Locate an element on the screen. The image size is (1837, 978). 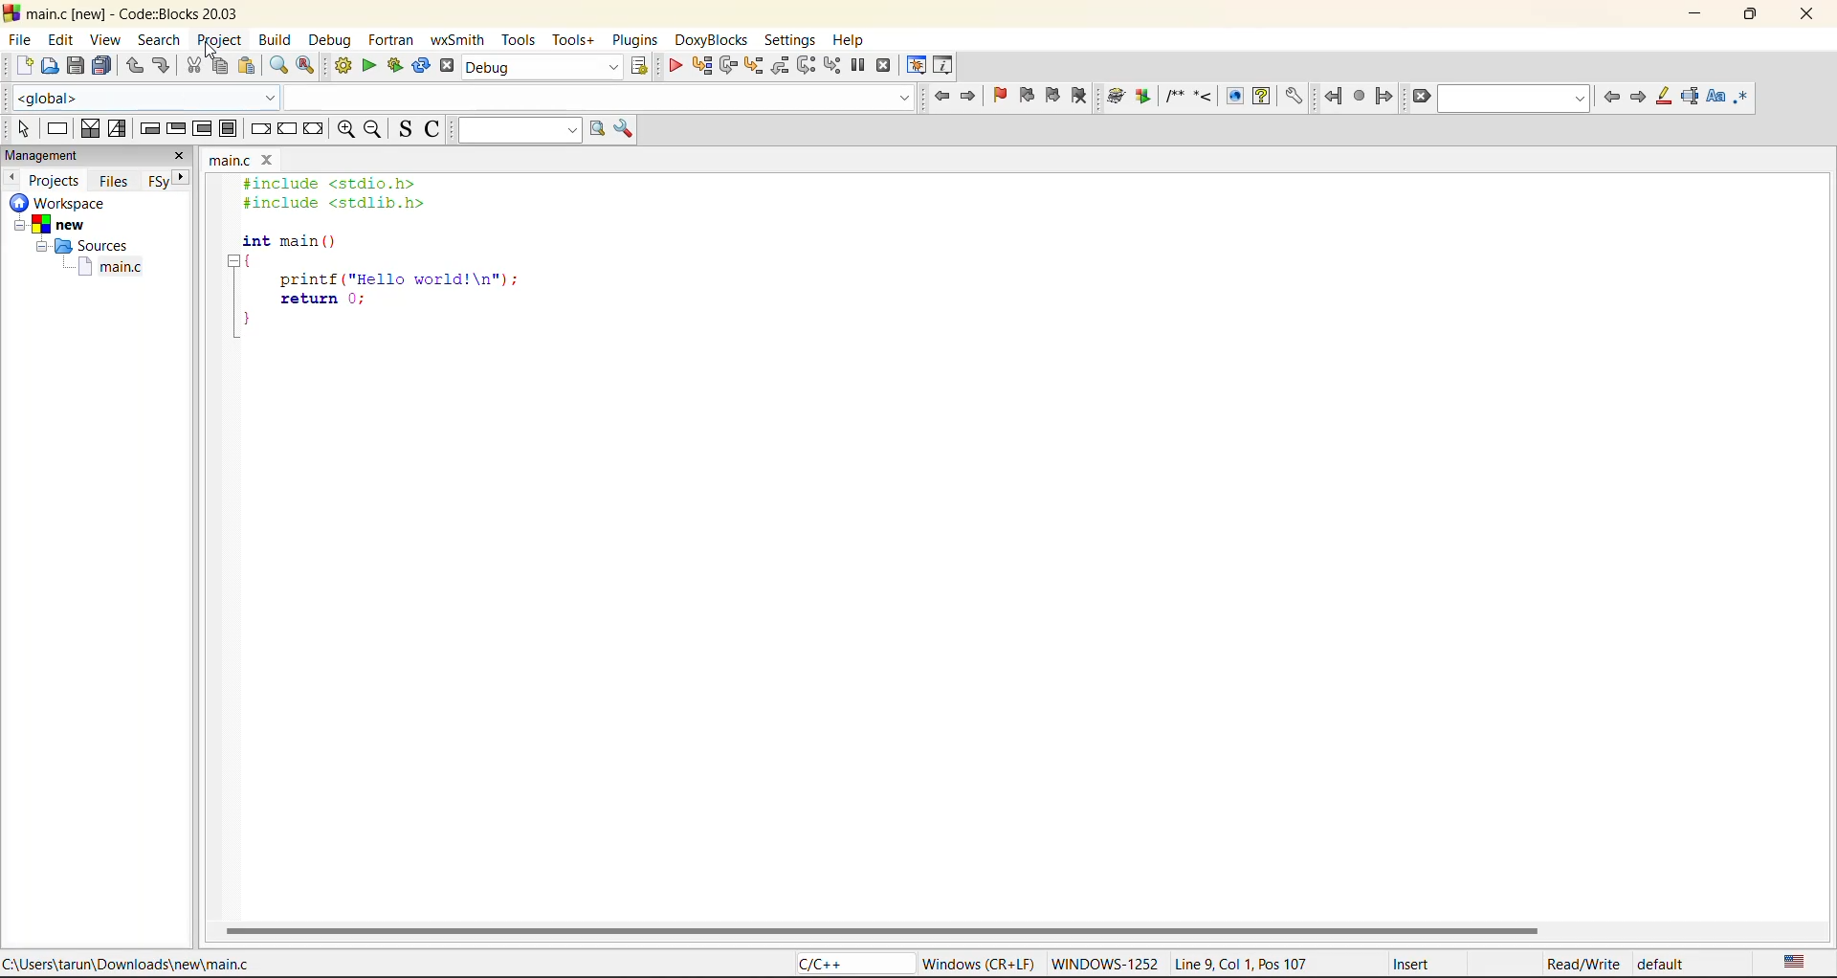
tools is located at coordinates (521, 40).